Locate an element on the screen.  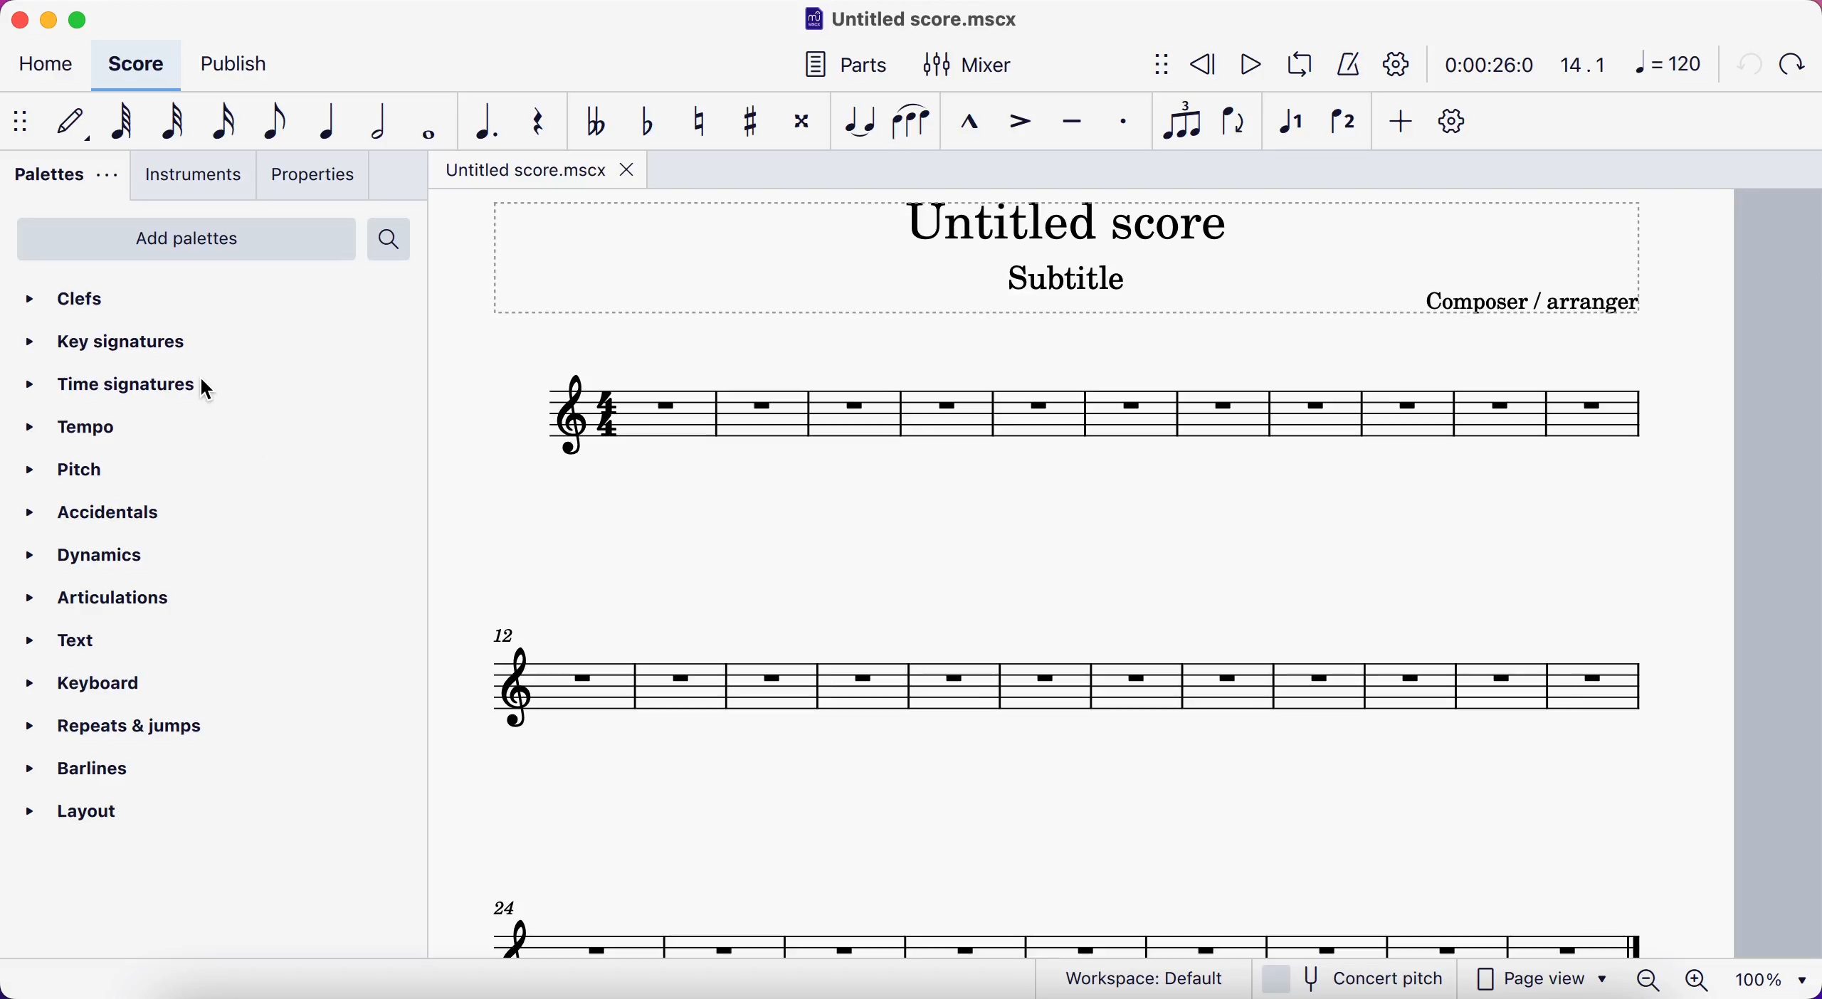
rewind is located at coordinates (1197, 67).